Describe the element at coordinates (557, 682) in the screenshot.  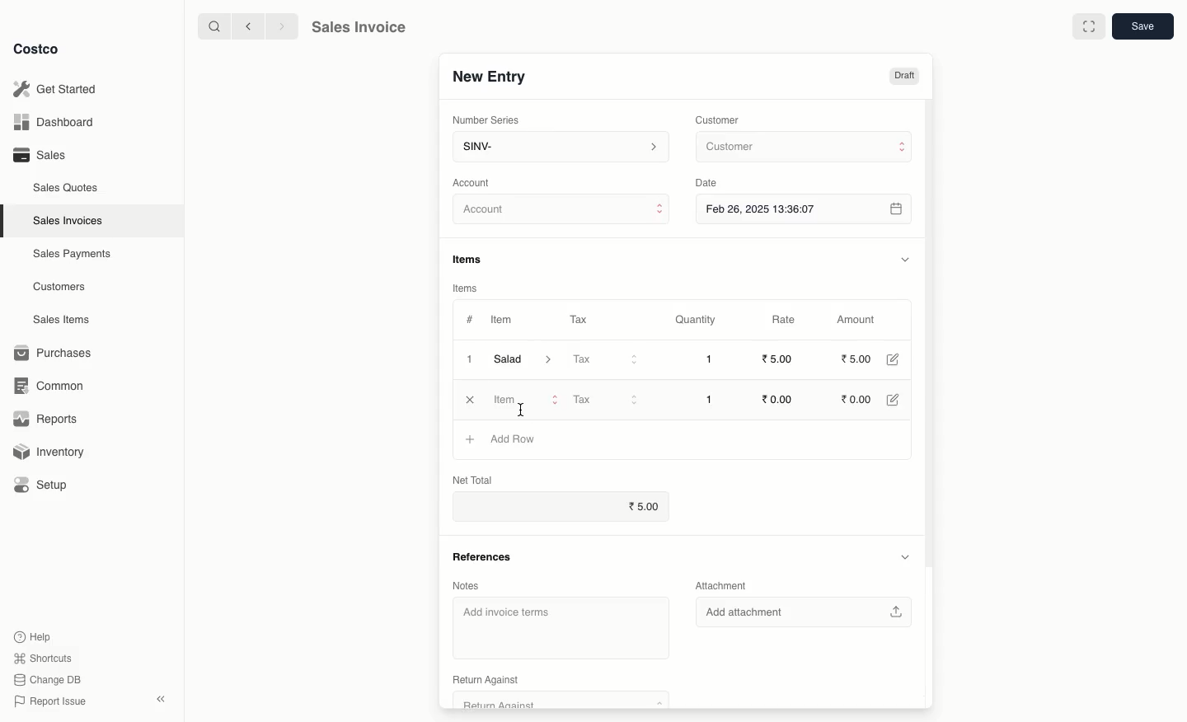
I see `Return Against` at that location.